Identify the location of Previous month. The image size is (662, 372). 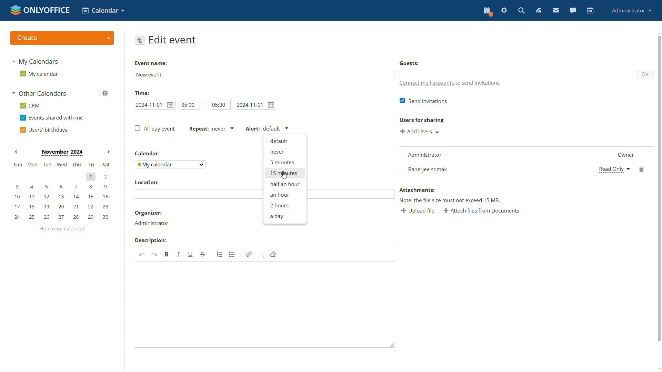
(16, 152).